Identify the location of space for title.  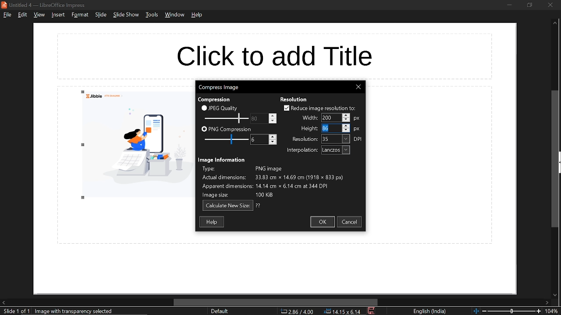
(275, 56).